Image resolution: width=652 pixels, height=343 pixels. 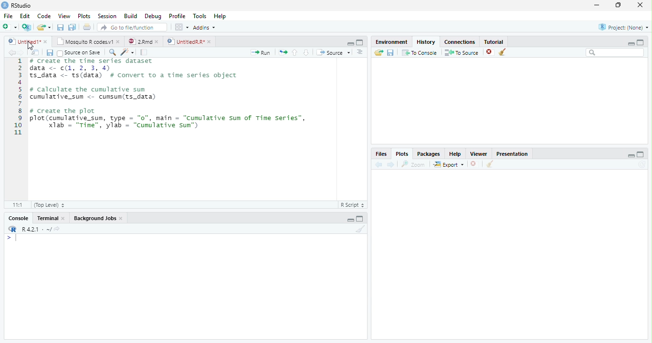 I want to click on Save, so click(x=49, y=52).